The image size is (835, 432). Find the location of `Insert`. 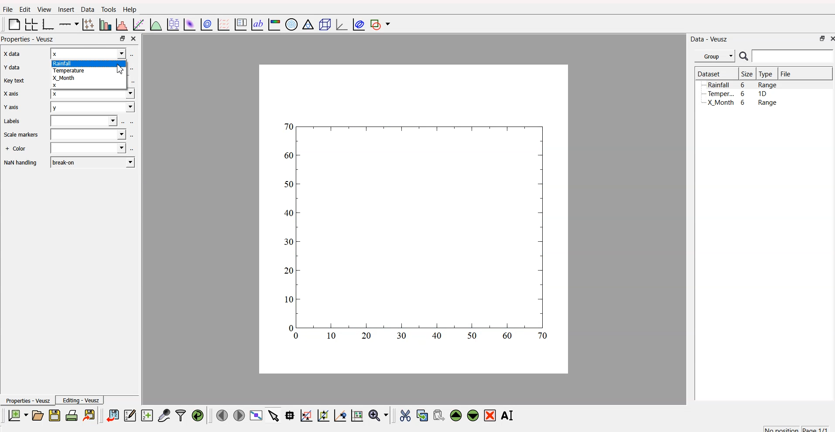

Insert is located at coordinates (65, 10).